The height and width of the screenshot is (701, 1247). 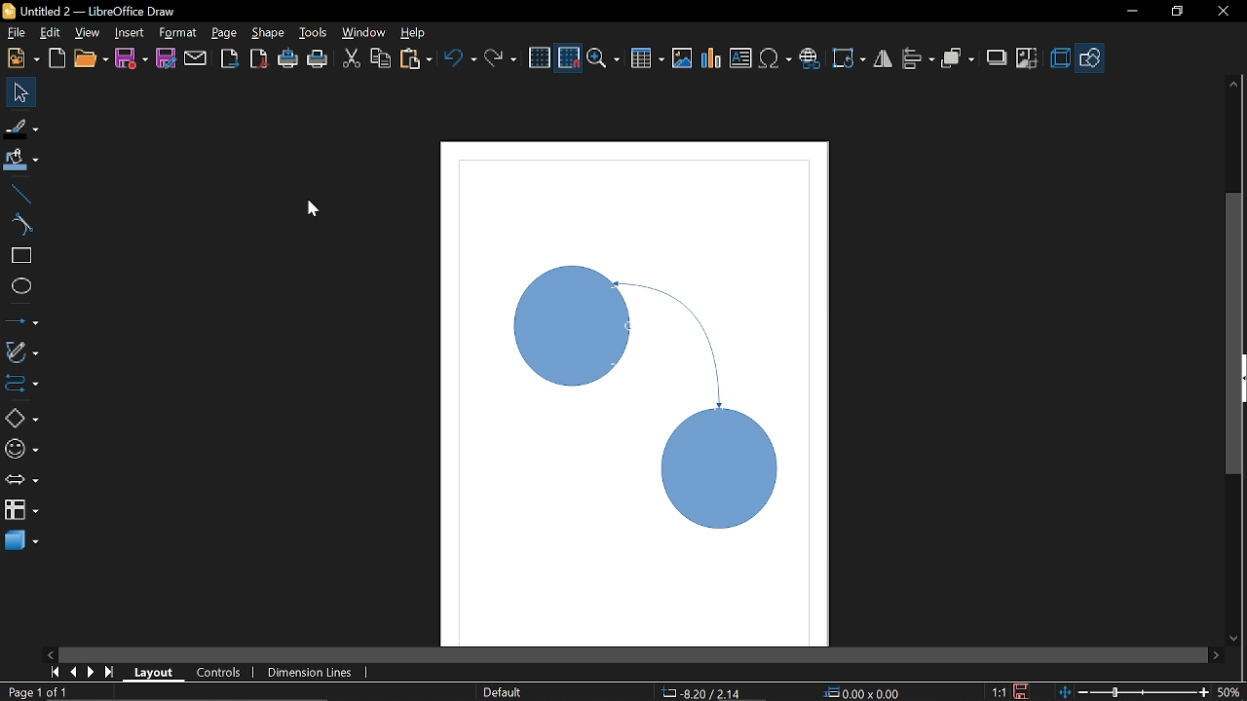 What do you see at coordinates (88, 31) in the screenshot?
I see `View` at bounding box center [88, 31].